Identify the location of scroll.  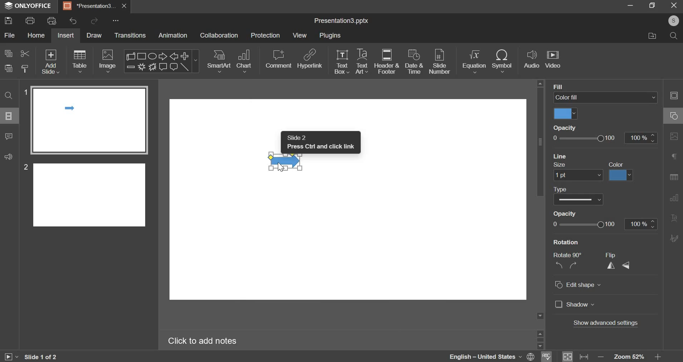
(132, 56).